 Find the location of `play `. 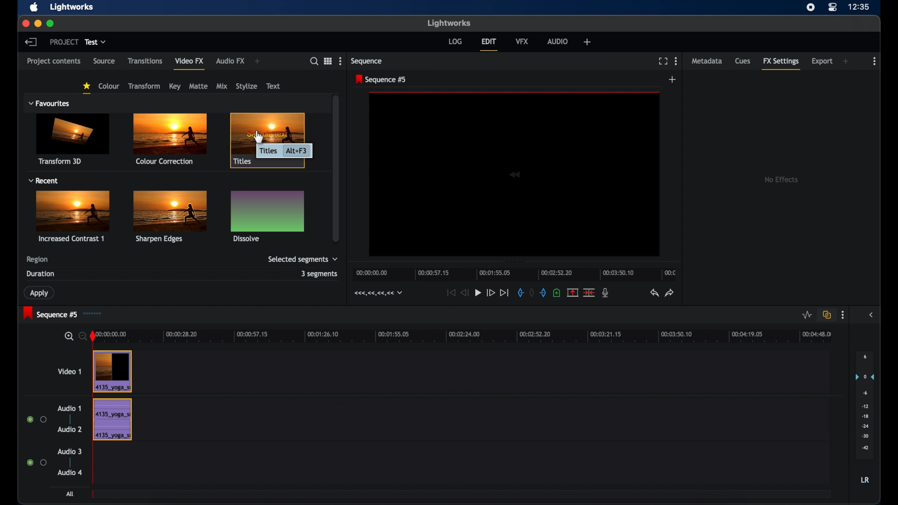

play  is located at coordinates (478, 293).